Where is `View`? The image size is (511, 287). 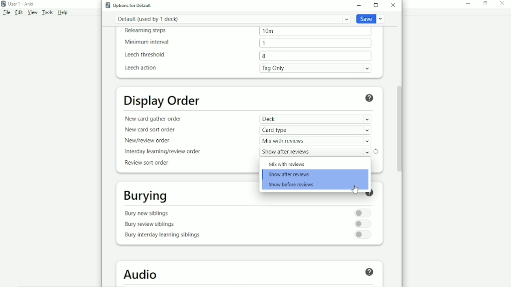 View is located at coordinates (32, 13).